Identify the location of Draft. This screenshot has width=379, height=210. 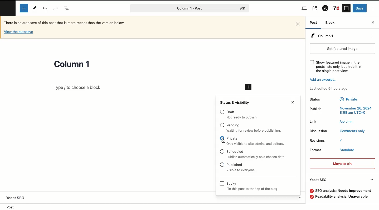
(244, 117).